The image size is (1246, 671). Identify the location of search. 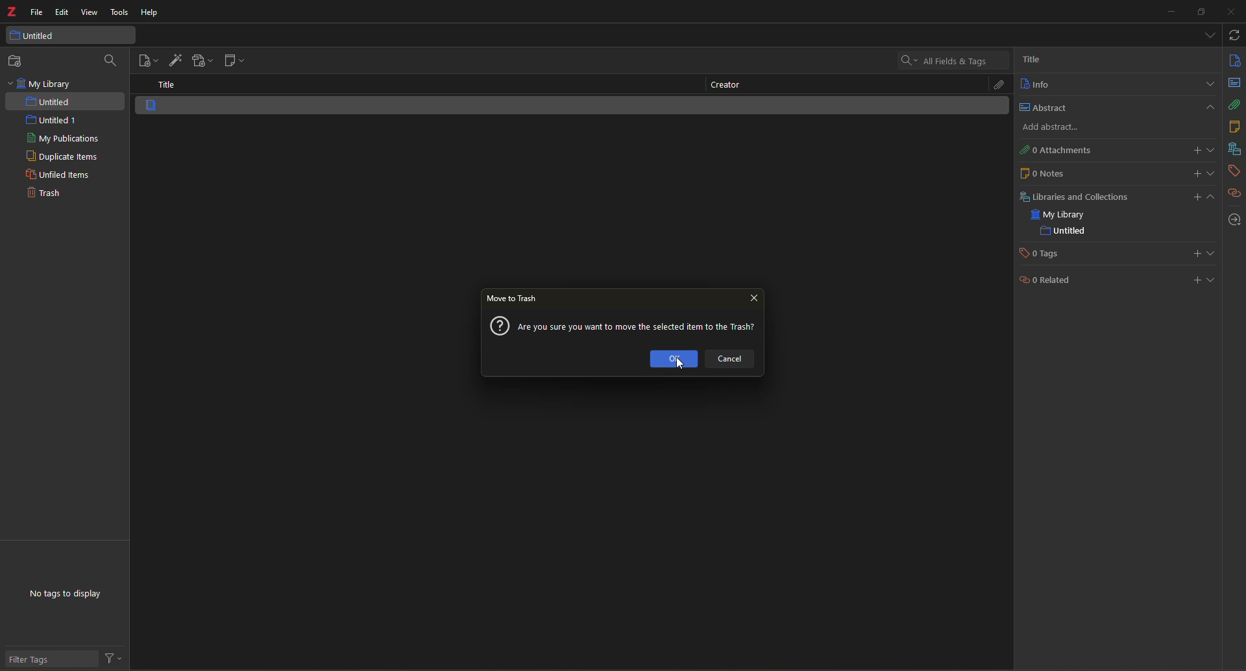
(942, 60).